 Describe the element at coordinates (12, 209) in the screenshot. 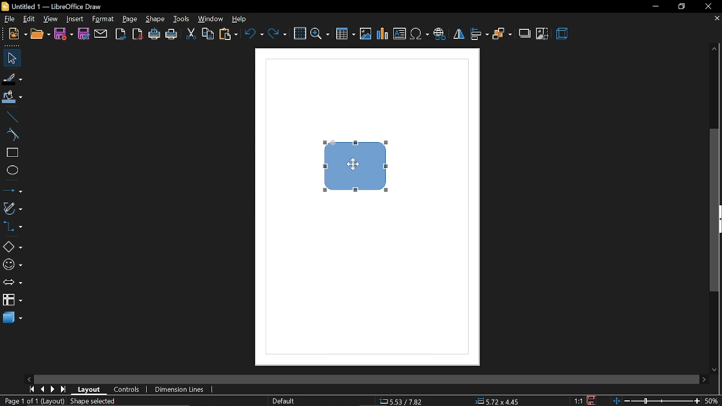

I see `curves and polygons` at that location.